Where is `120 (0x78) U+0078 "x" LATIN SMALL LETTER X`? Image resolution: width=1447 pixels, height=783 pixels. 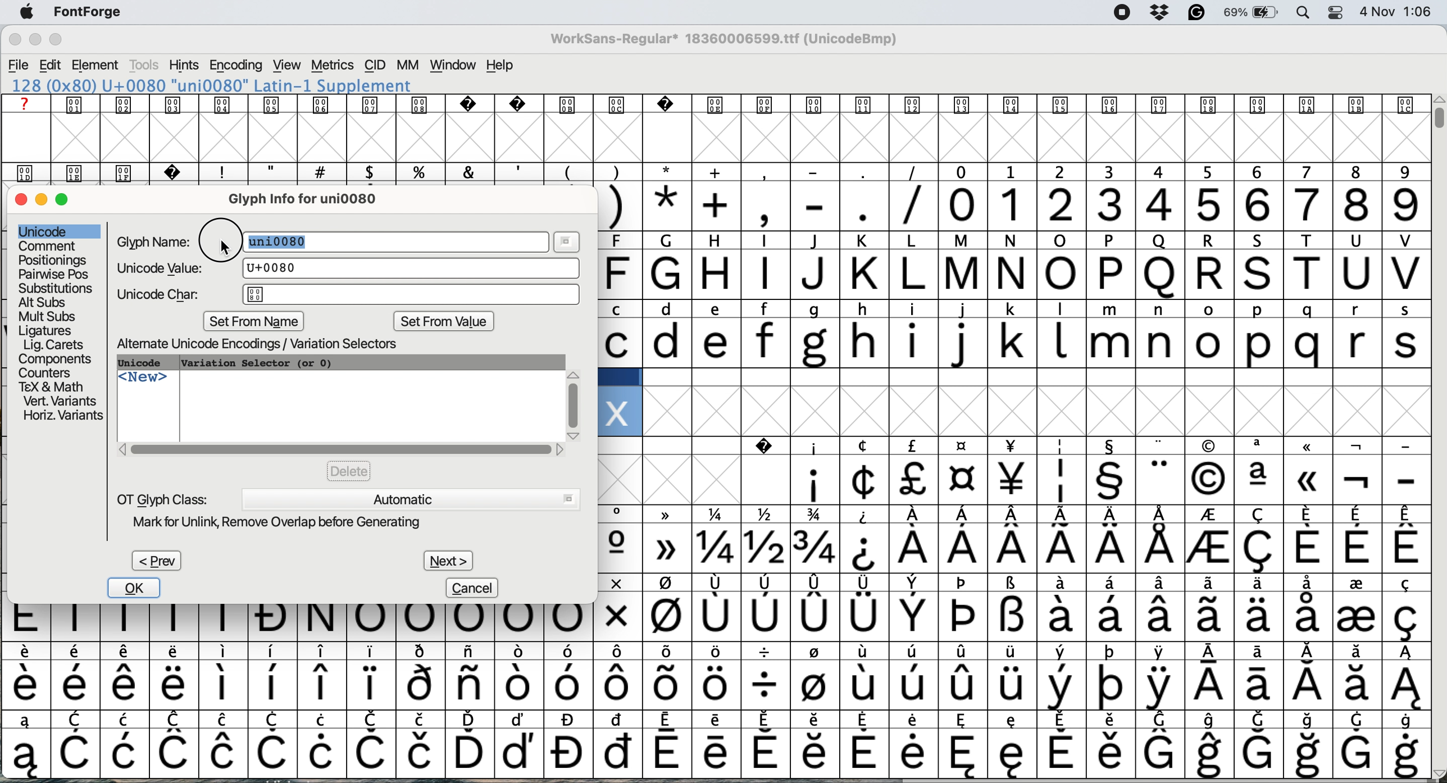 120 (0x78) U+0078 "x" LATIN SMALL LETTER X is located at coordinates (212, 85).